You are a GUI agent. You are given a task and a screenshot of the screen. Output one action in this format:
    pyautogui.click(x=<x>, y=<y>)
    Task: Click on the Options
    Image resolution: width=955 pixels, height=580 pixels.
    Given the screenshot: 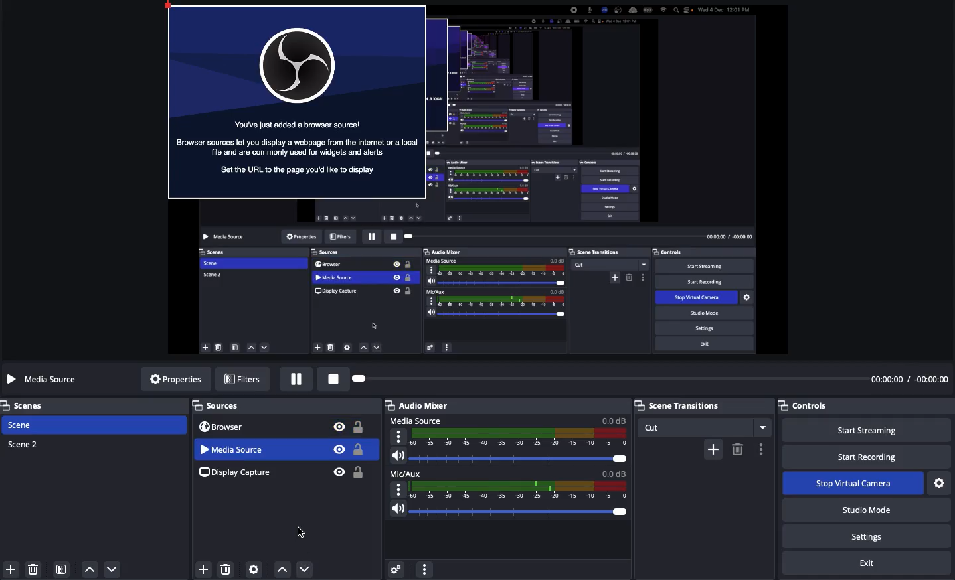 What is the action you would take?
    pyautogui.click(x=759, y=449)
    